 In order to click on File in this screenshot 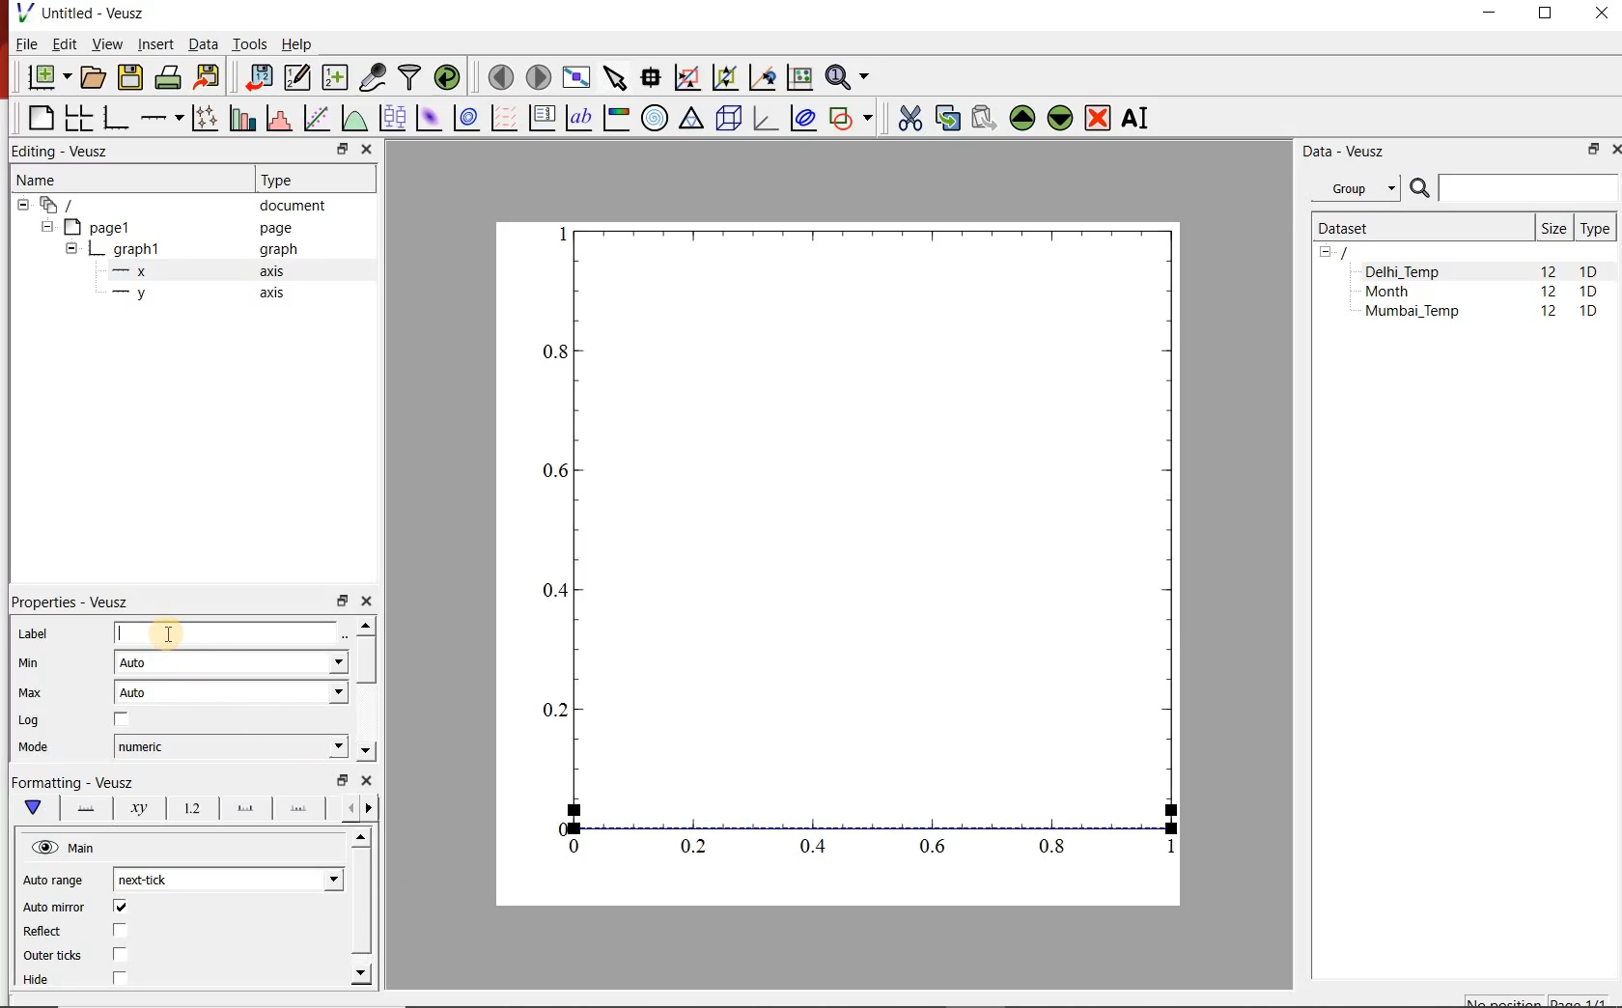, I will do `click(25, 43)`.